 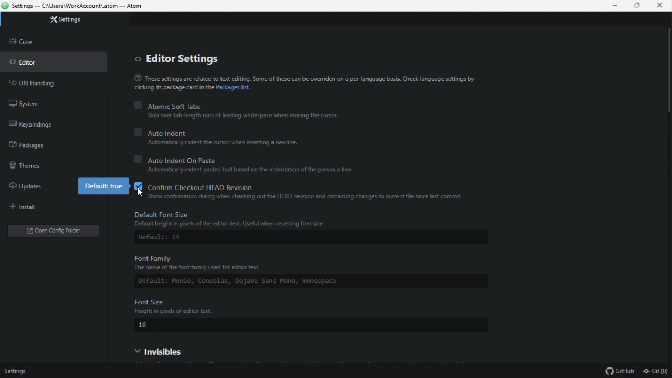 What do you see at coordinates (144, 325) in the screenshot?
I see `16` at bounding box center [144, 325].